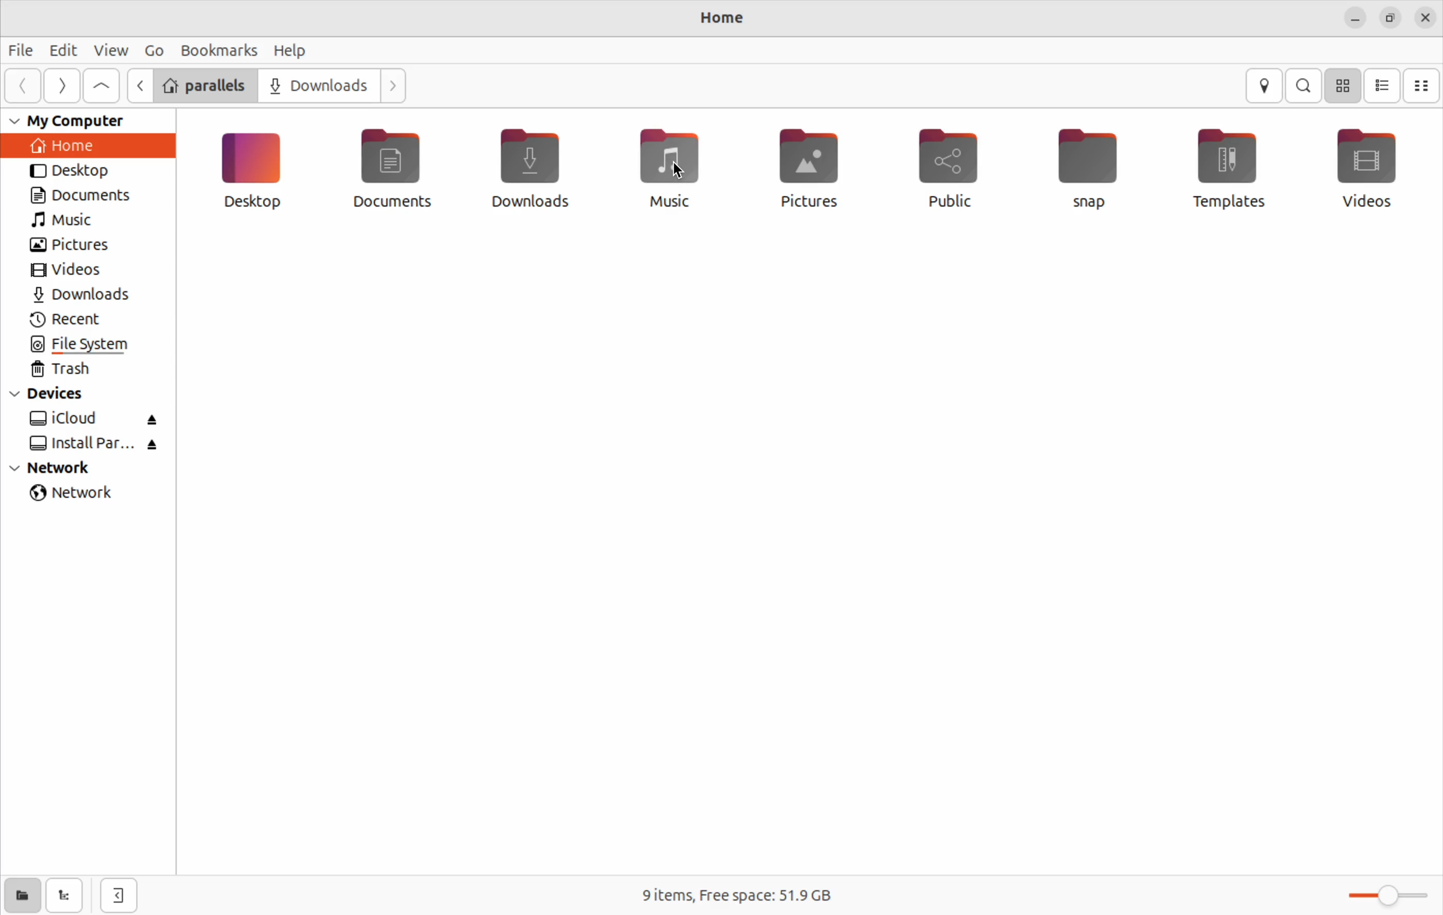 This screenshot has height=915, width=1443. I want to click on my computer, so click(78, 120).